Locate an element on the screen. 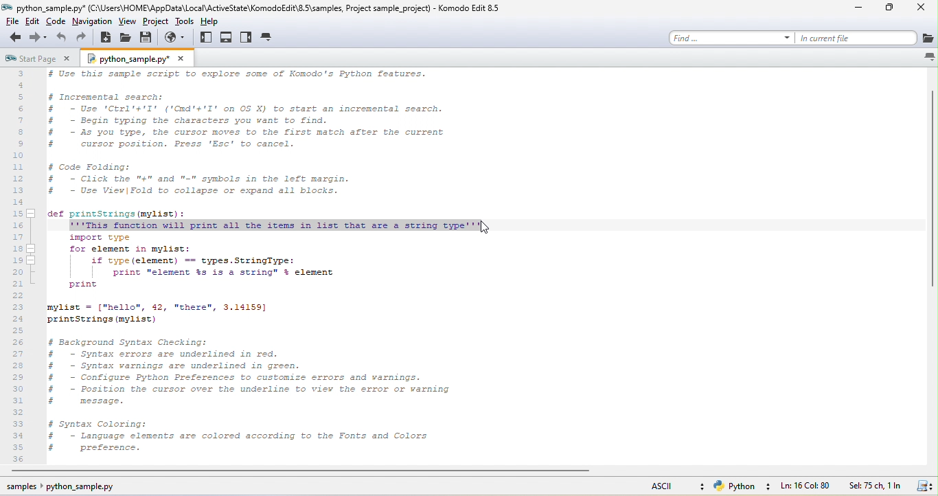 The height and width of the screenshot is (496, 938). code text is located at coordinates (252, 346).